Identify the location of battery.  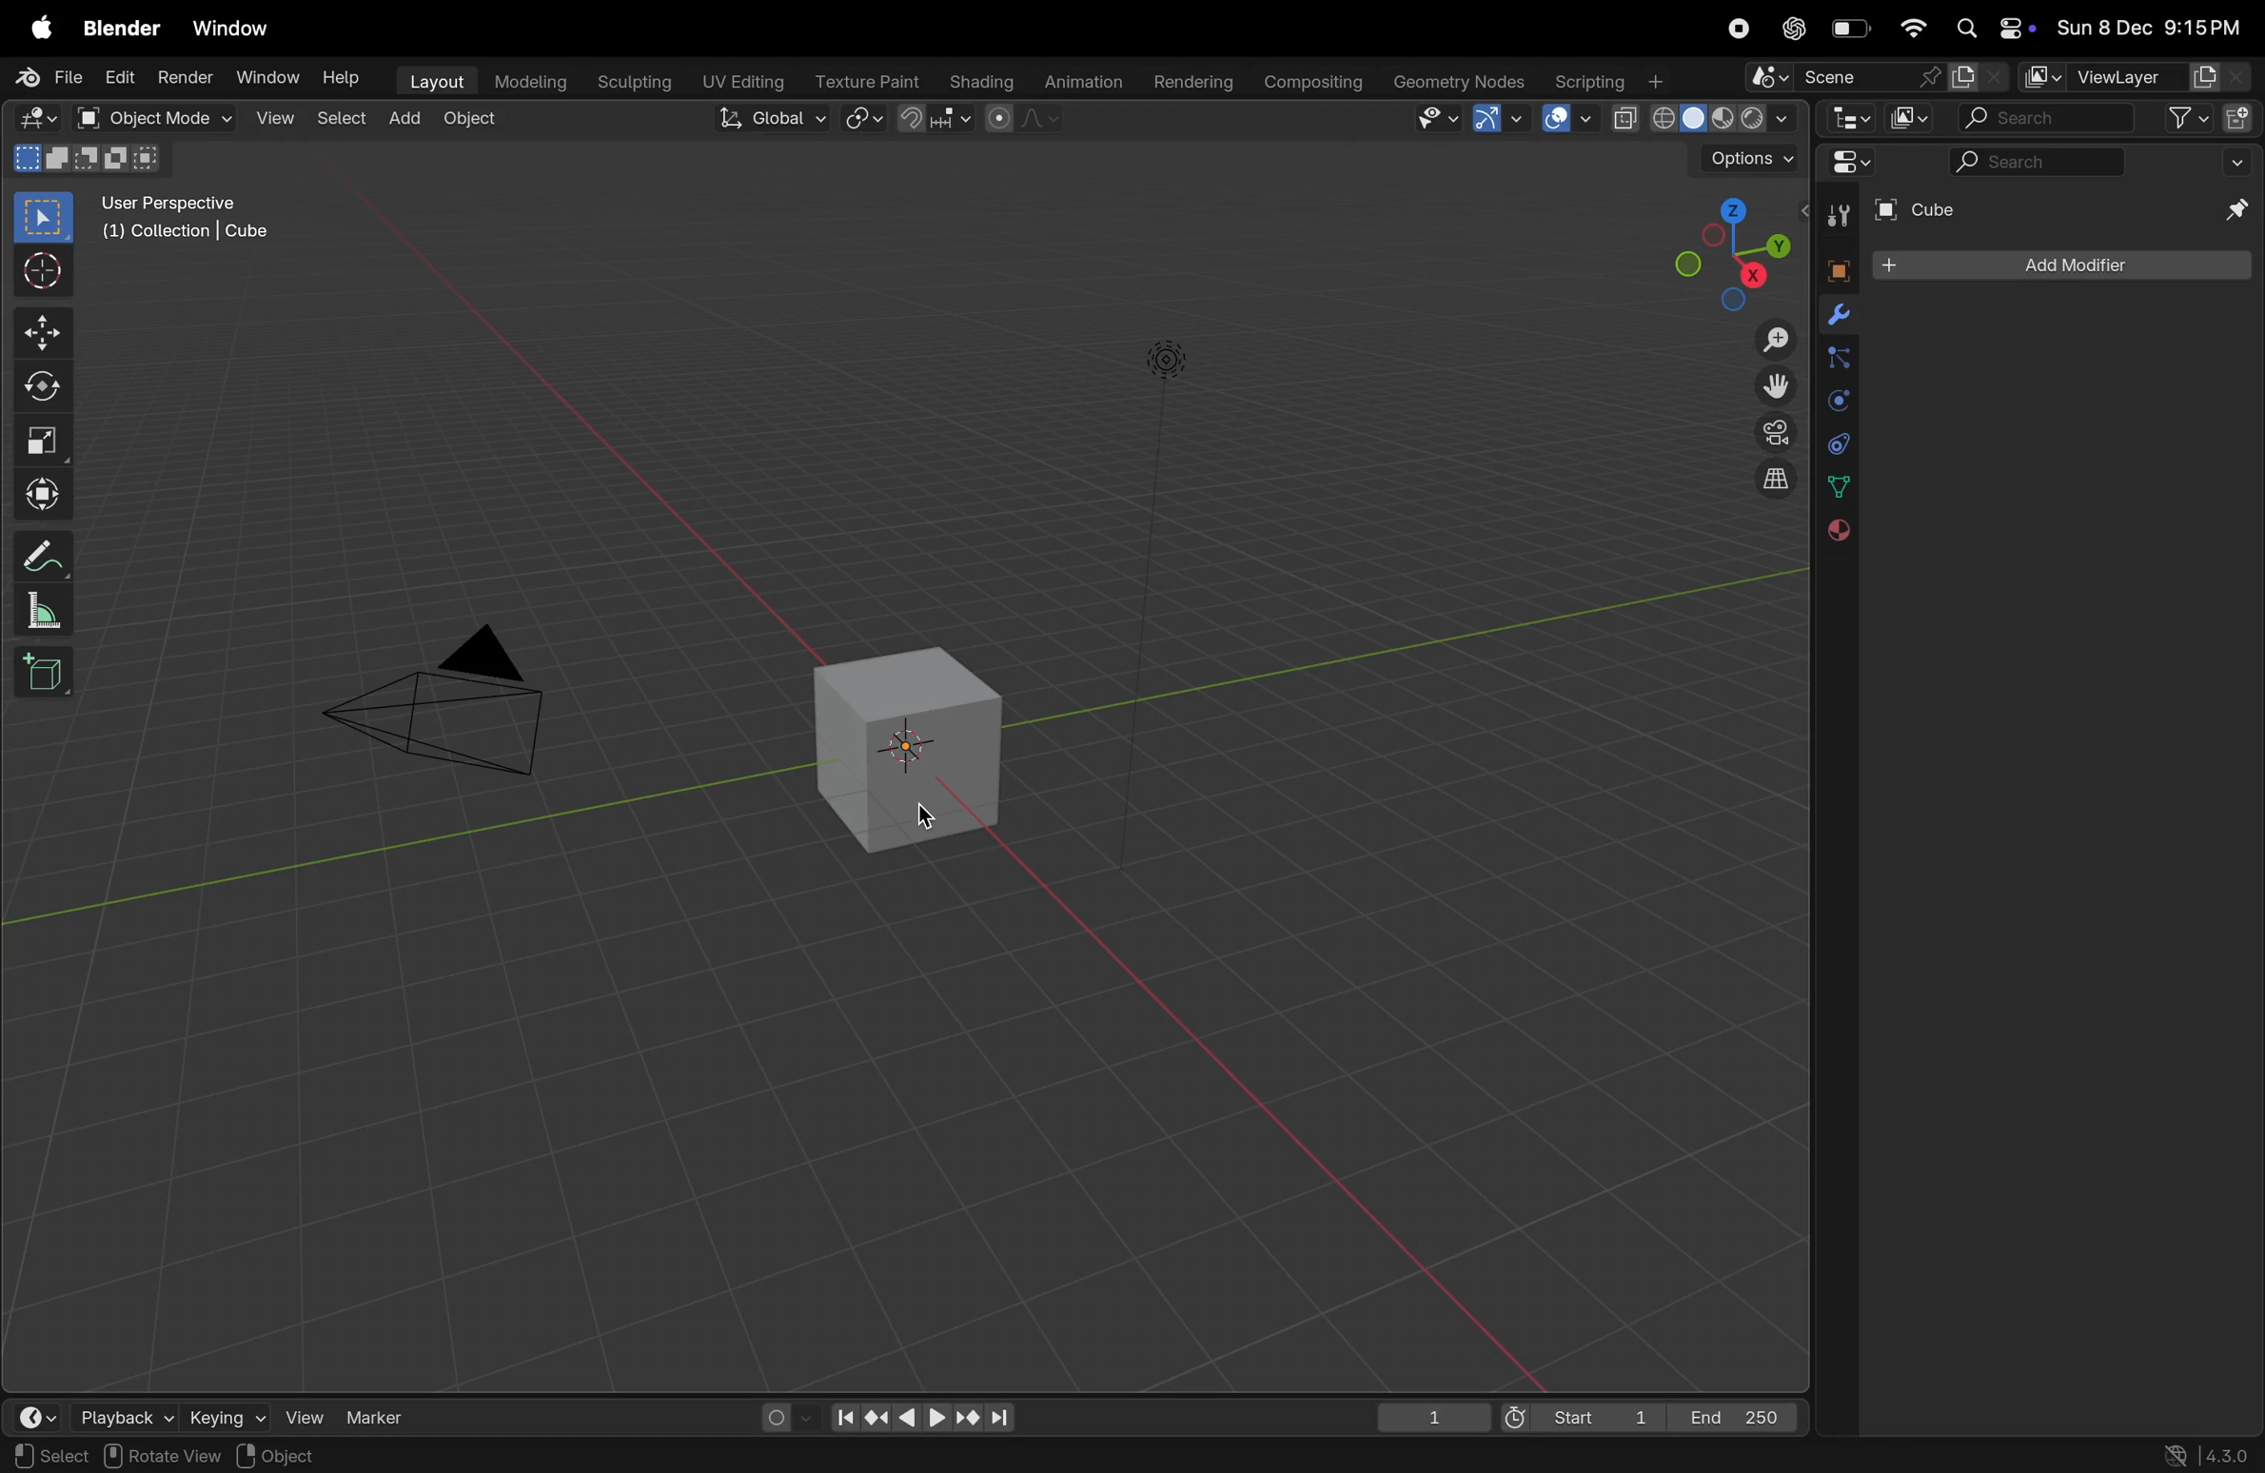
(1852, 32).